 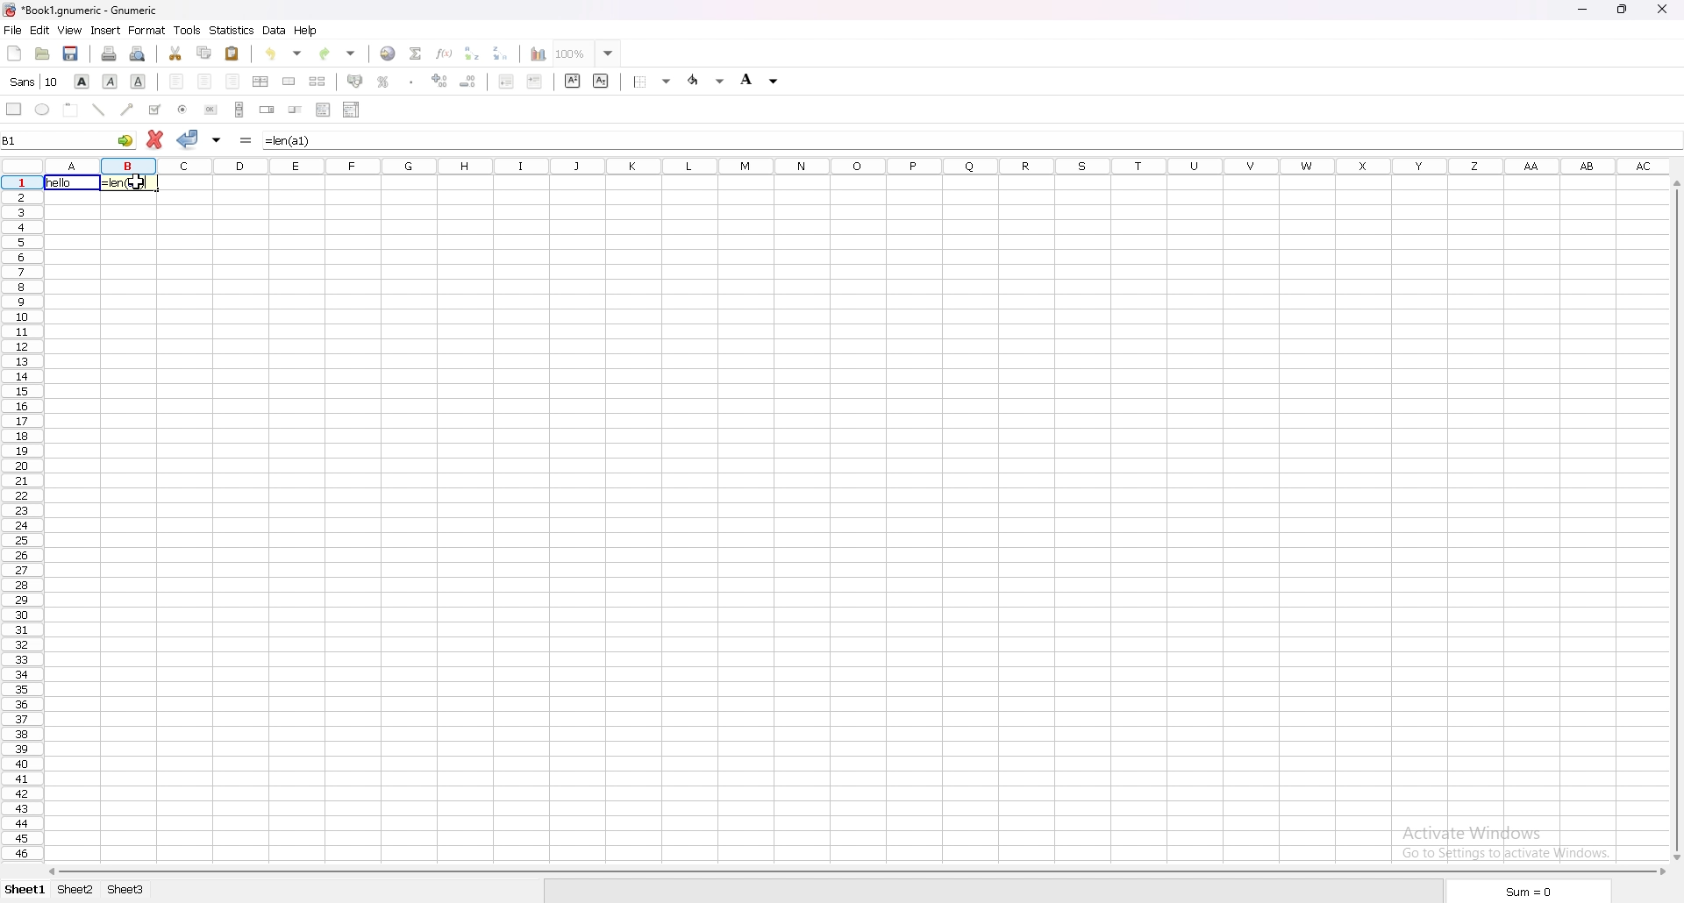 I want to click on foreground, so click(x=760, y=81).